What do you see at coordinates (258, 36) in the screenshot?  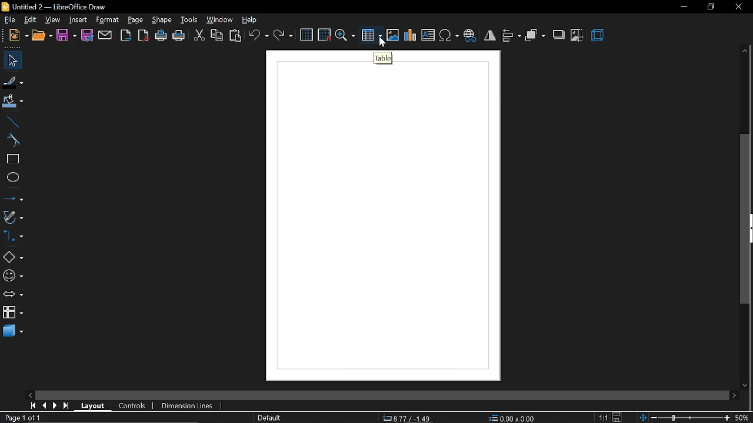 I see `undo` at bounding box center [258, 36].